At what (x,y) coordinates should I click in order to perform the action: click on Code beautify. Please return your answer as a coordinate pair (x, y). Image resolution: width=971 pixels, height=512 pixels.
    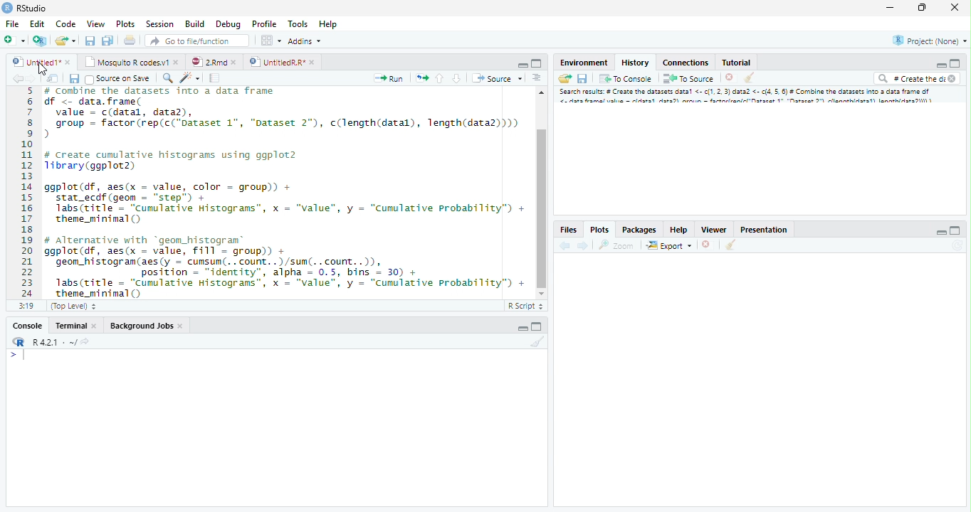
    Looking at the image, I should click on (191, 78).